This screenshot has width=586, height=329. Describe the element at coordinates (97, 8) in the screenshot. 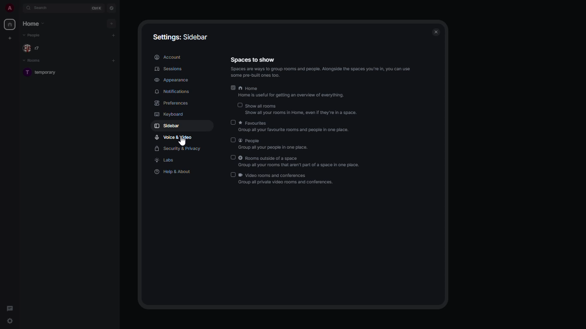

I see `ctrl K` at that location.